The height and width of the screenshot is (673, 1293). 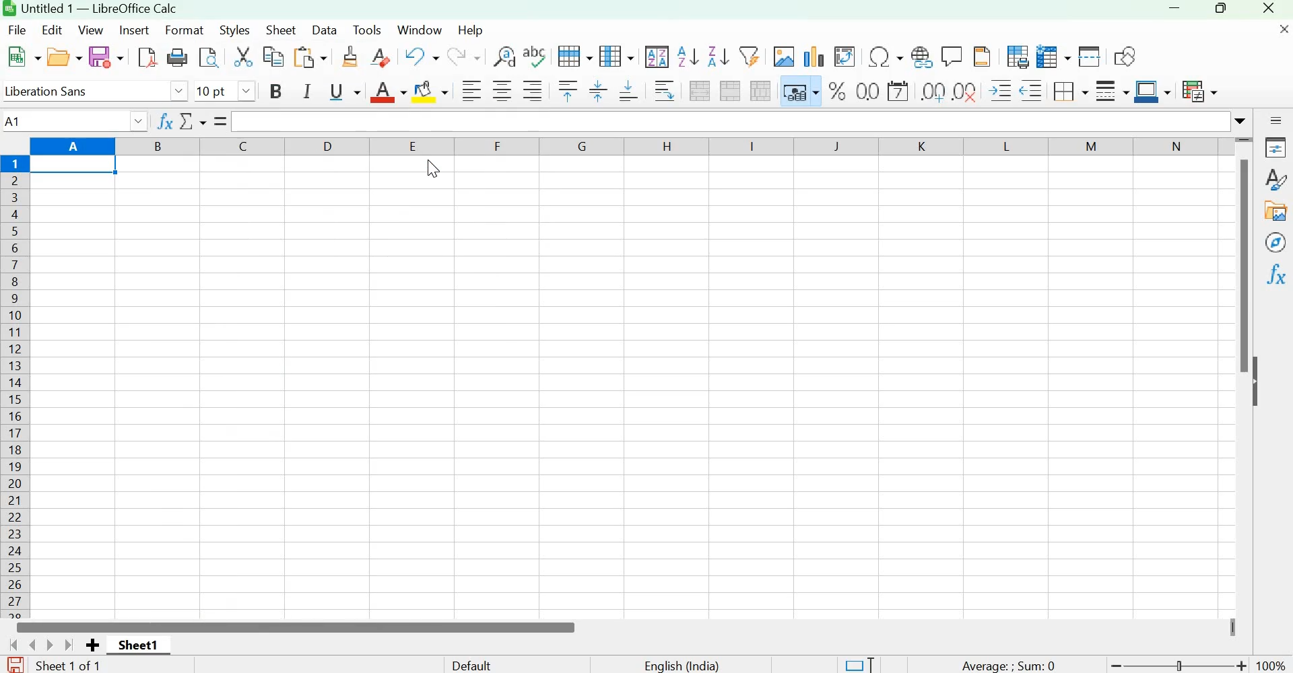 What do you see at coordinates (1001, 90) in the screenshot?
I see `Increase Indent` at bounding box center [1001, 90].